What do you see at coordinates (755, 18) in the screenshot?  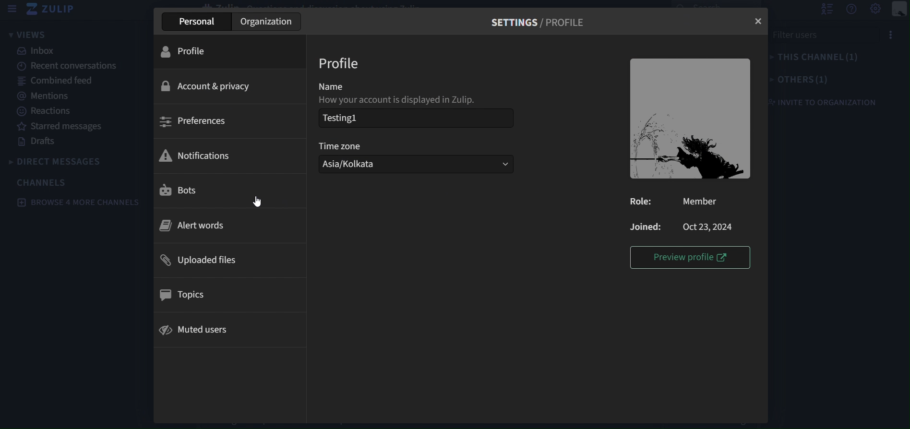 I see `close` at bounding box center [755, 18].